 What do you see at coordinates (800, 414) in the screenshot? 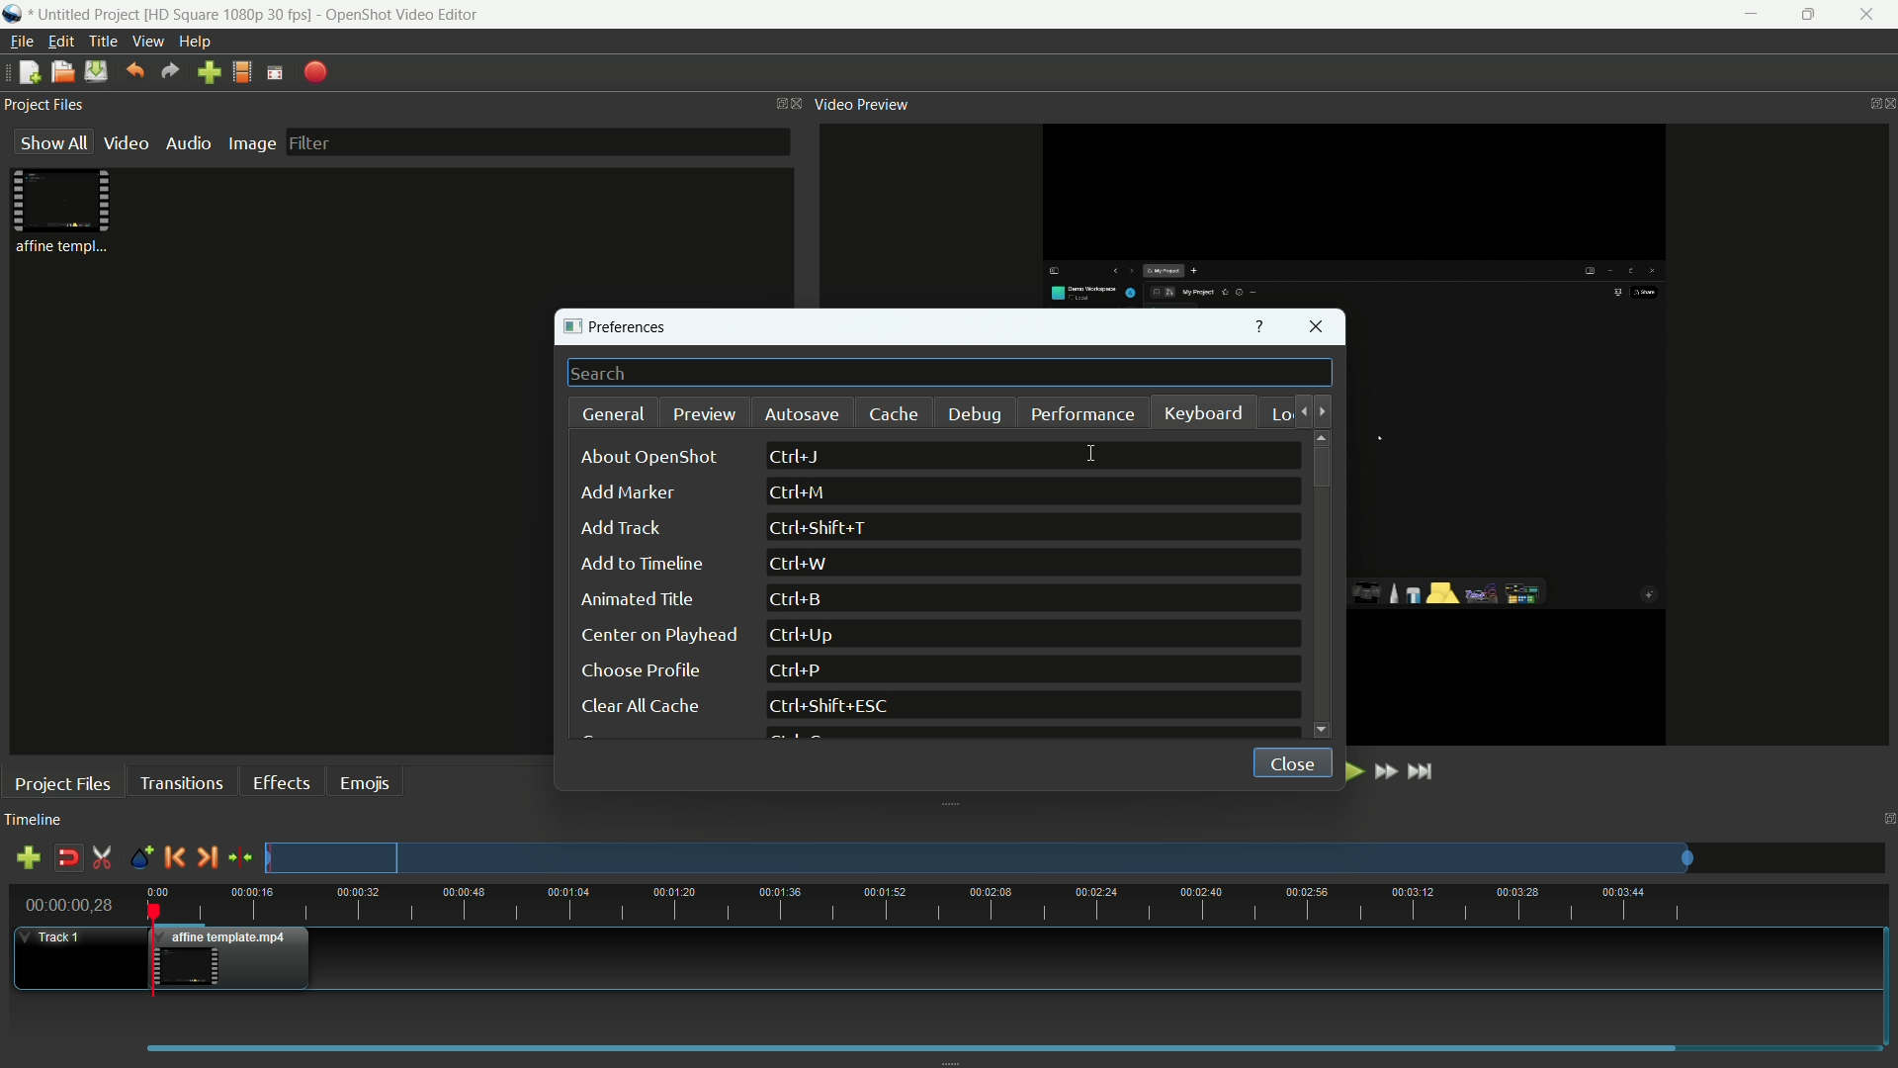
I see `autosave` at bounding box center [800, 414].